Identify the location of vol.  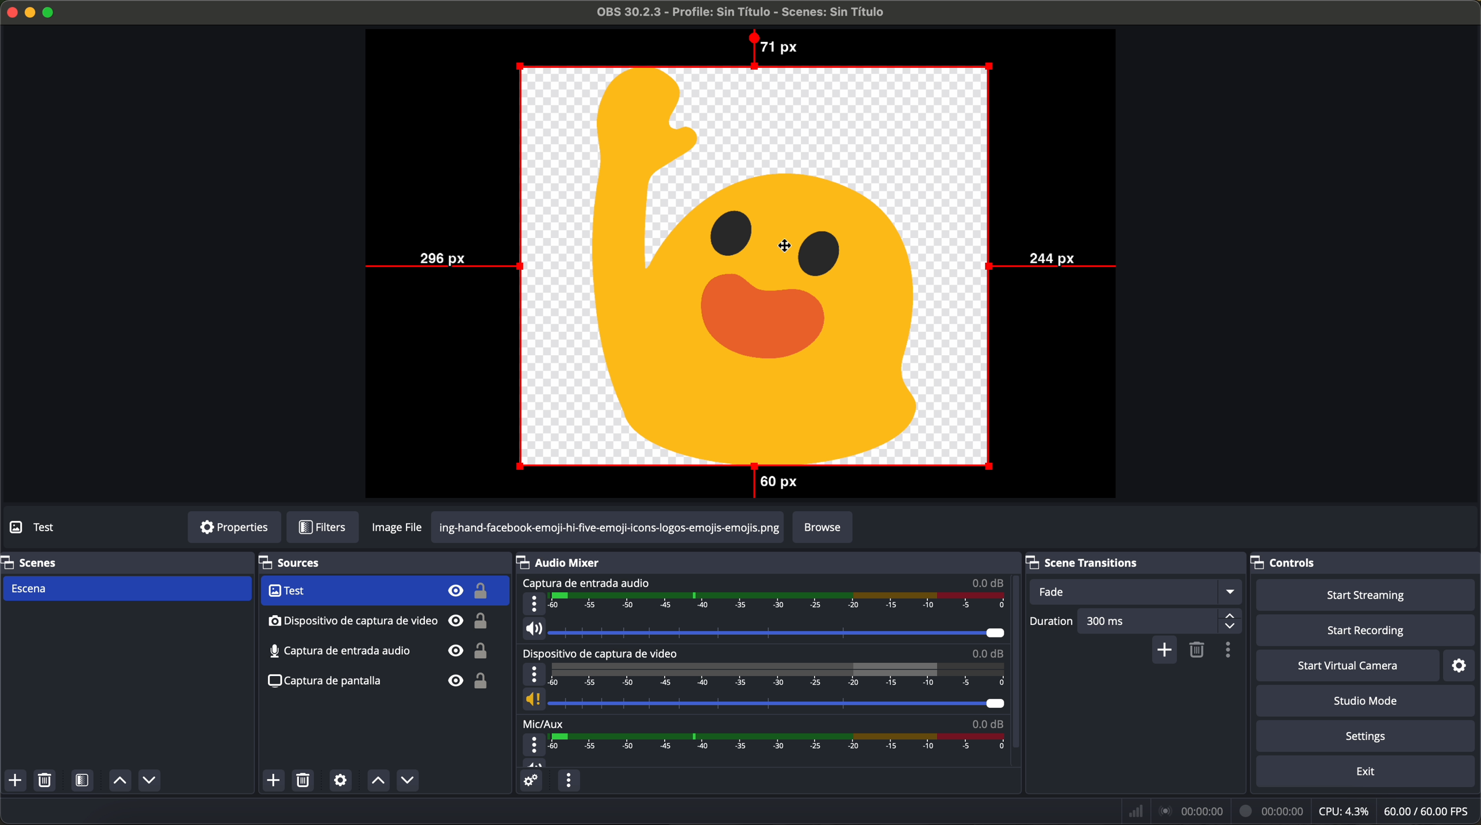
(762, 700).